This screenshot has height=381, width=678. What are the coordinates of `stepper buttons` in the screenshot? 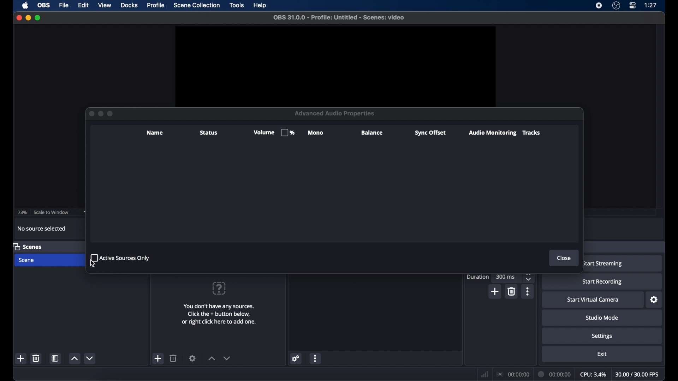 It's located at (529, 277).